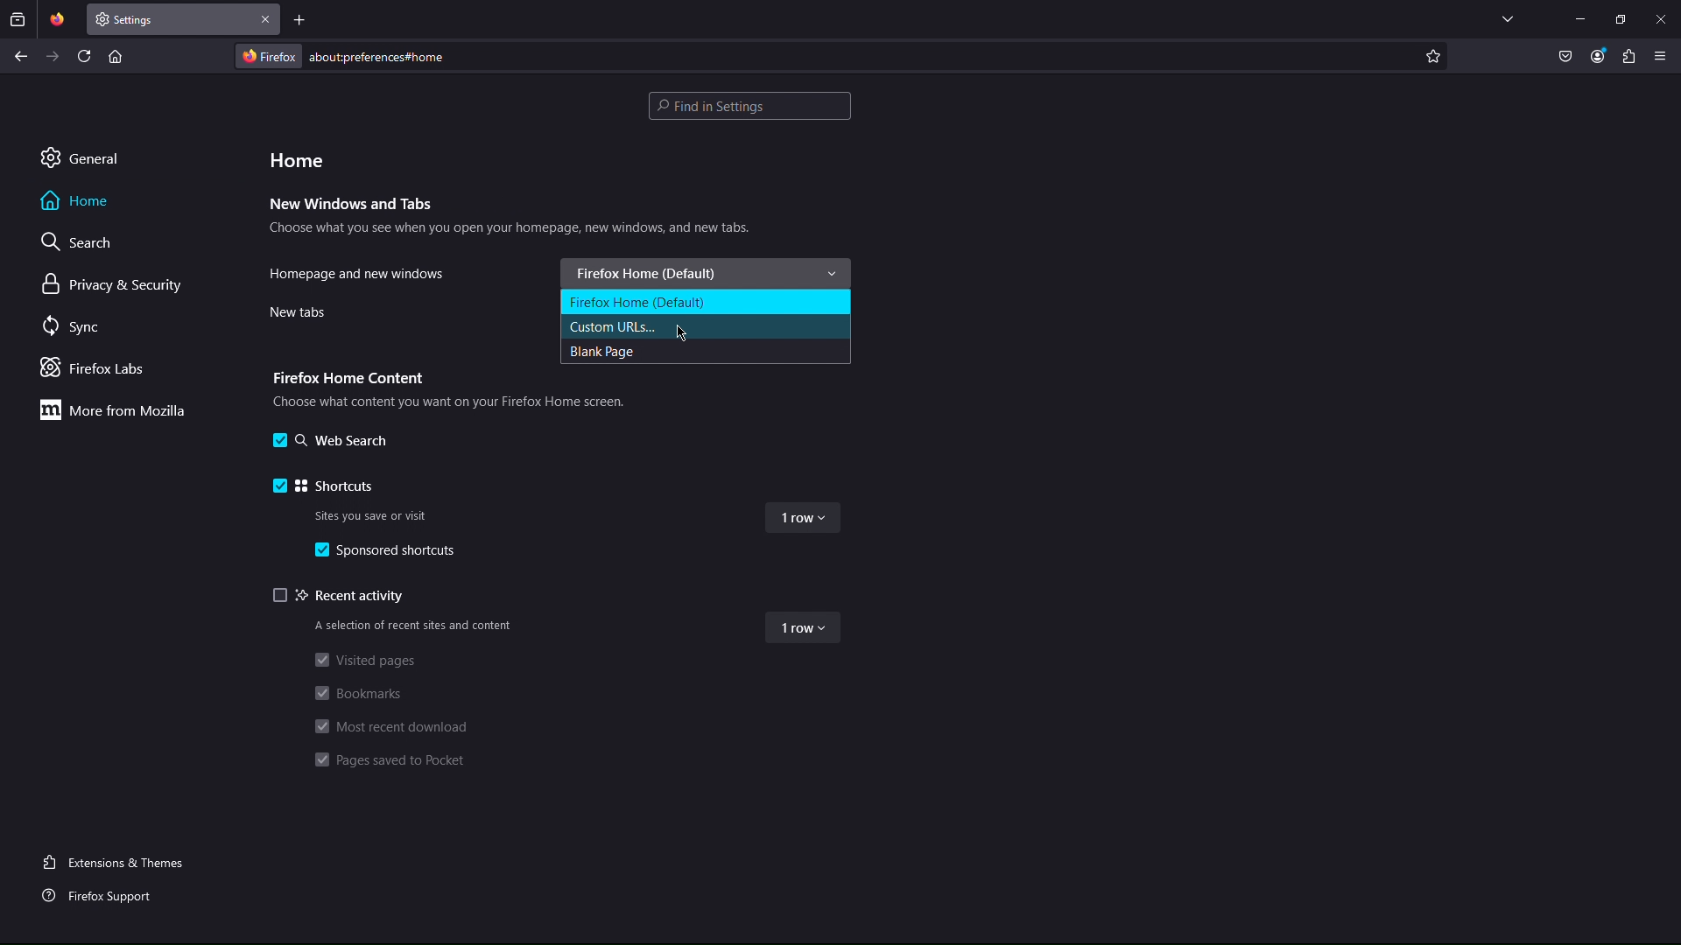 The image size is (1681, 945). What do you see at coordinates (1660, 18) in the screenshot?
I see `Close` at bounding box center [1660, 18].